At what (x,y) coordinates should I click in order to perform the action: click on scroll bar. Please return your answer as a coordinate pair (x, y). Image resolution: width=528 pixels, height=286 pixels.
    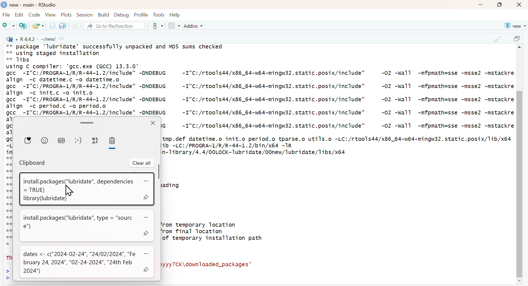
    Looking at the image, I should click on (86, 122).